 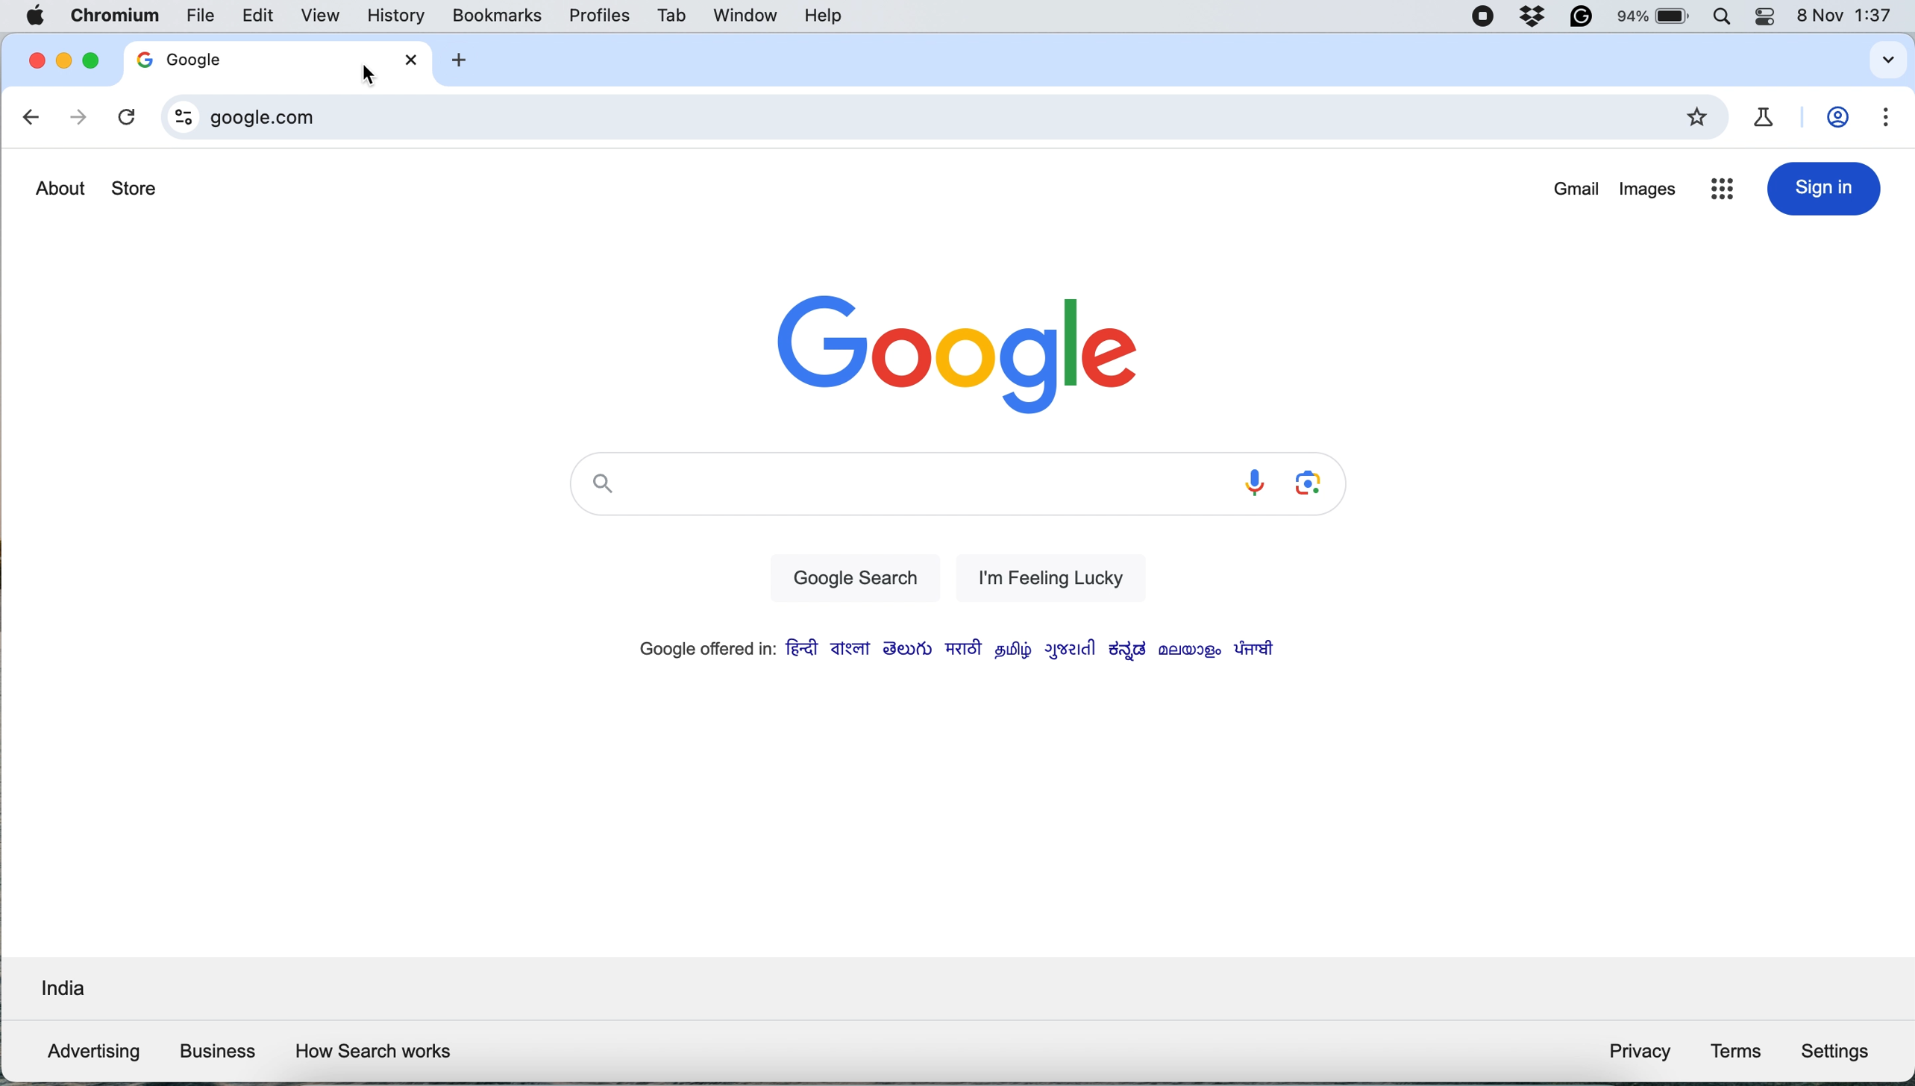 What do you see at coordinates (396, 16) in the screenshot?
I see `history` at bounding box center [396, 16].